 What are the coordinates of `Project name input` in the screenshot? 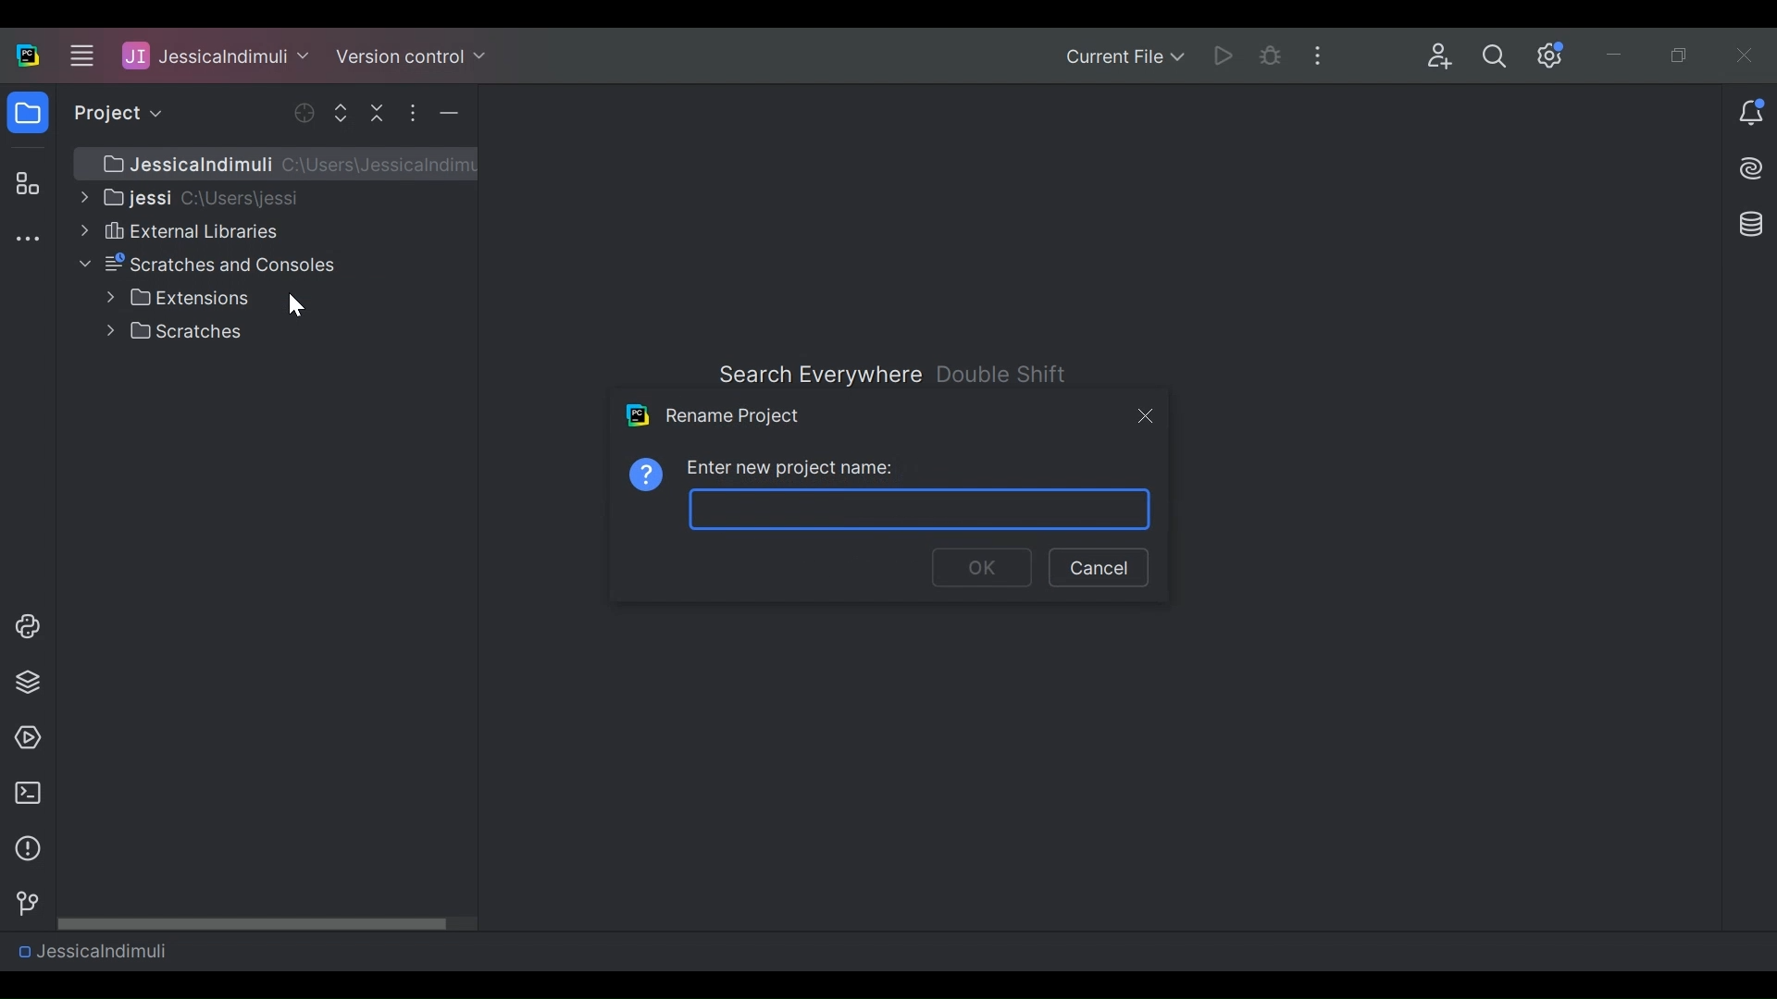 It's located at (922, 508).